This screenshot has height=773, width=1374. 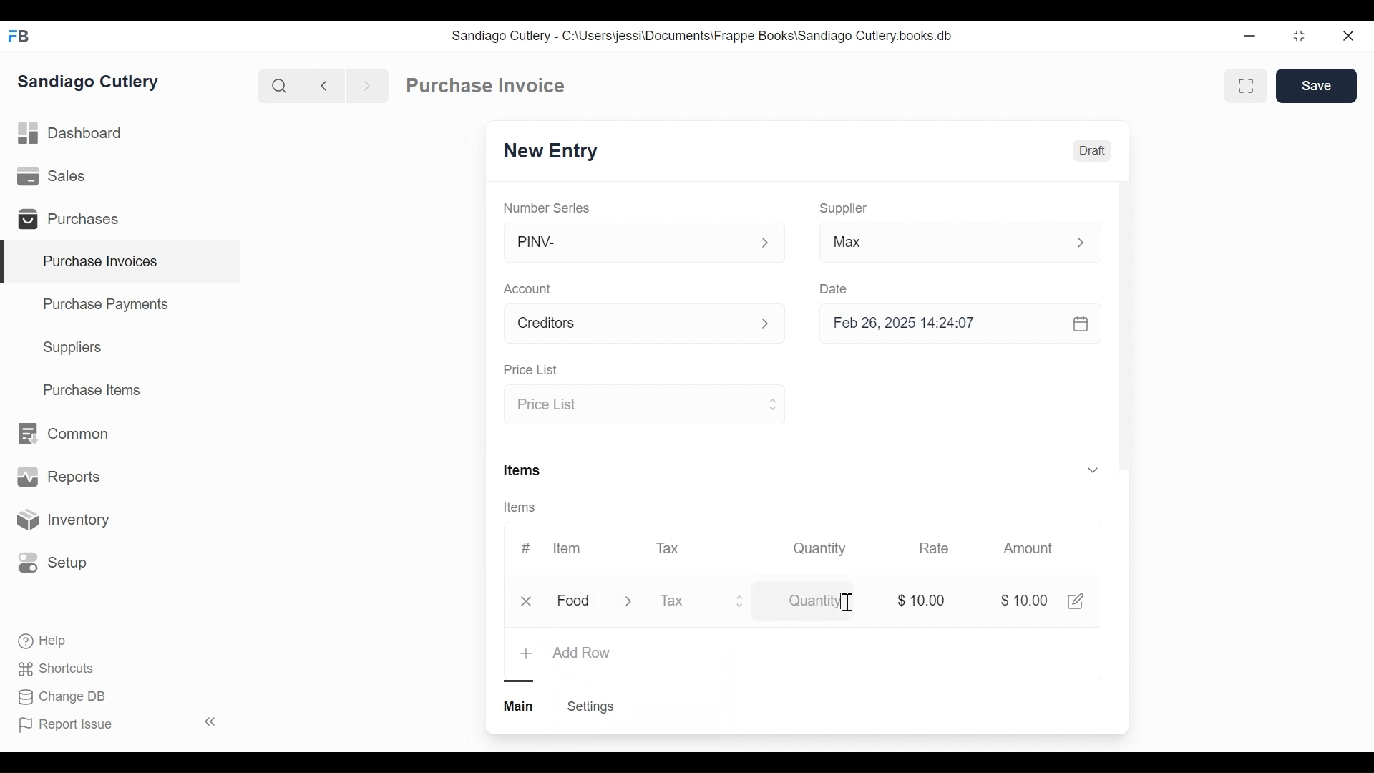 What do you see at coordinates (528, 653) in the screenshot?
I see `+` at bounding box center [528, 653].